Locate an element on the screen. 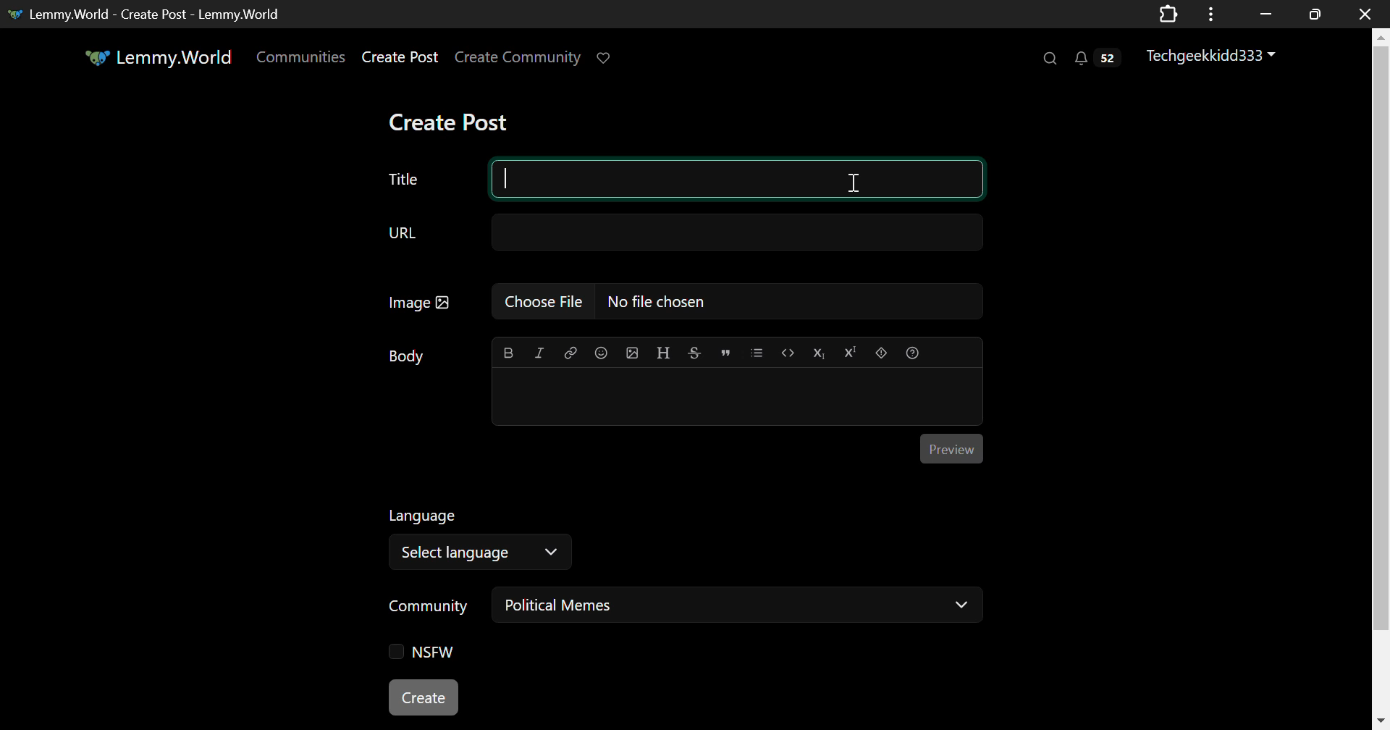  Notifications is located at coordinates (1100, 60).